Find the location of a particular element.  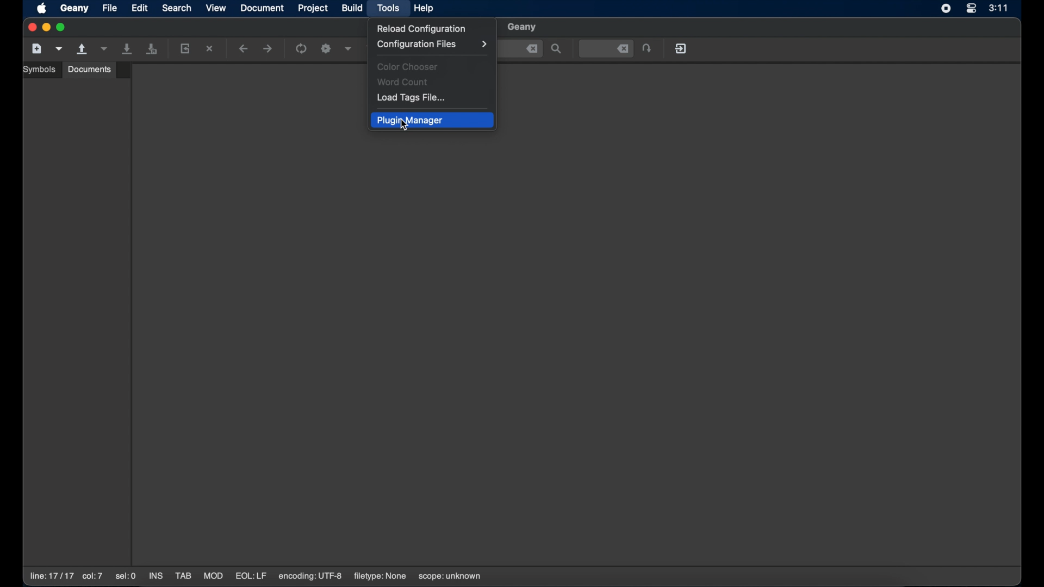

geany is located at coordinates (74, 9).